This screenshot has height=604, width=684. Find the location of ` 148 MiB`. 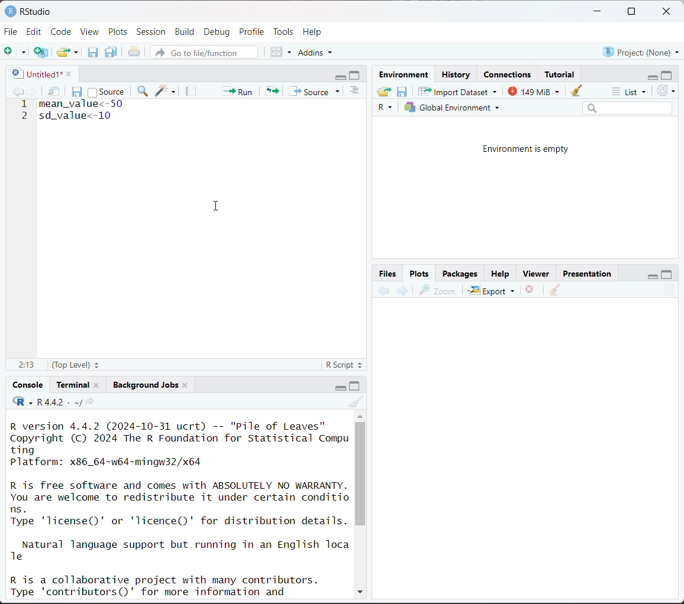

 148 MiB is located at coordinates (532, 90).